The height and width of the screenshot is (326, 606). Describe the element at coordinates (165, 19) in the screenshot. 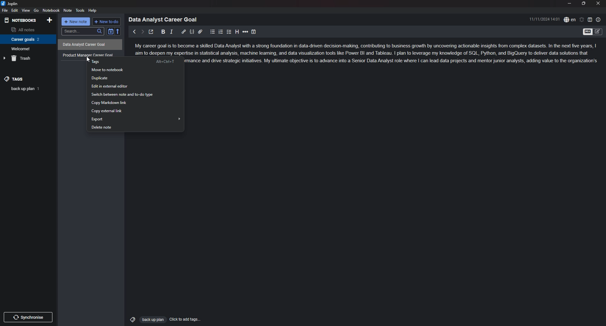

I see `Data Analyst Career Goal` at that location.